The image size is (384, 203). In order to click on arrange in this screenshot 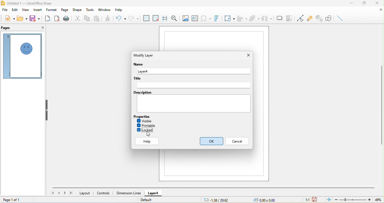, I will do `click(255, 18)`.